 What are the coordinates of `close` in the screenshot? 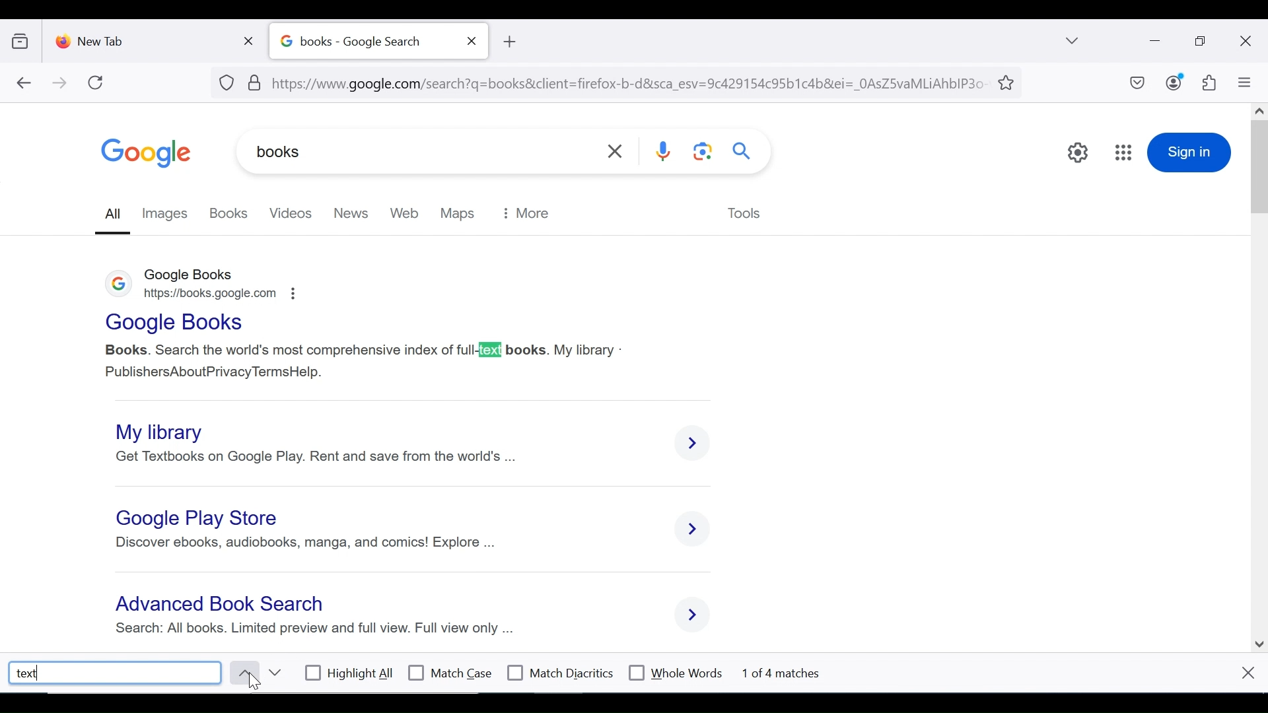 It's located at (1248, 672).